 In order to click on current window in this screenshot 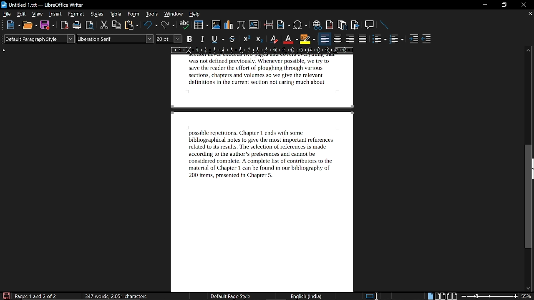, I will do `click(43, 5)`.